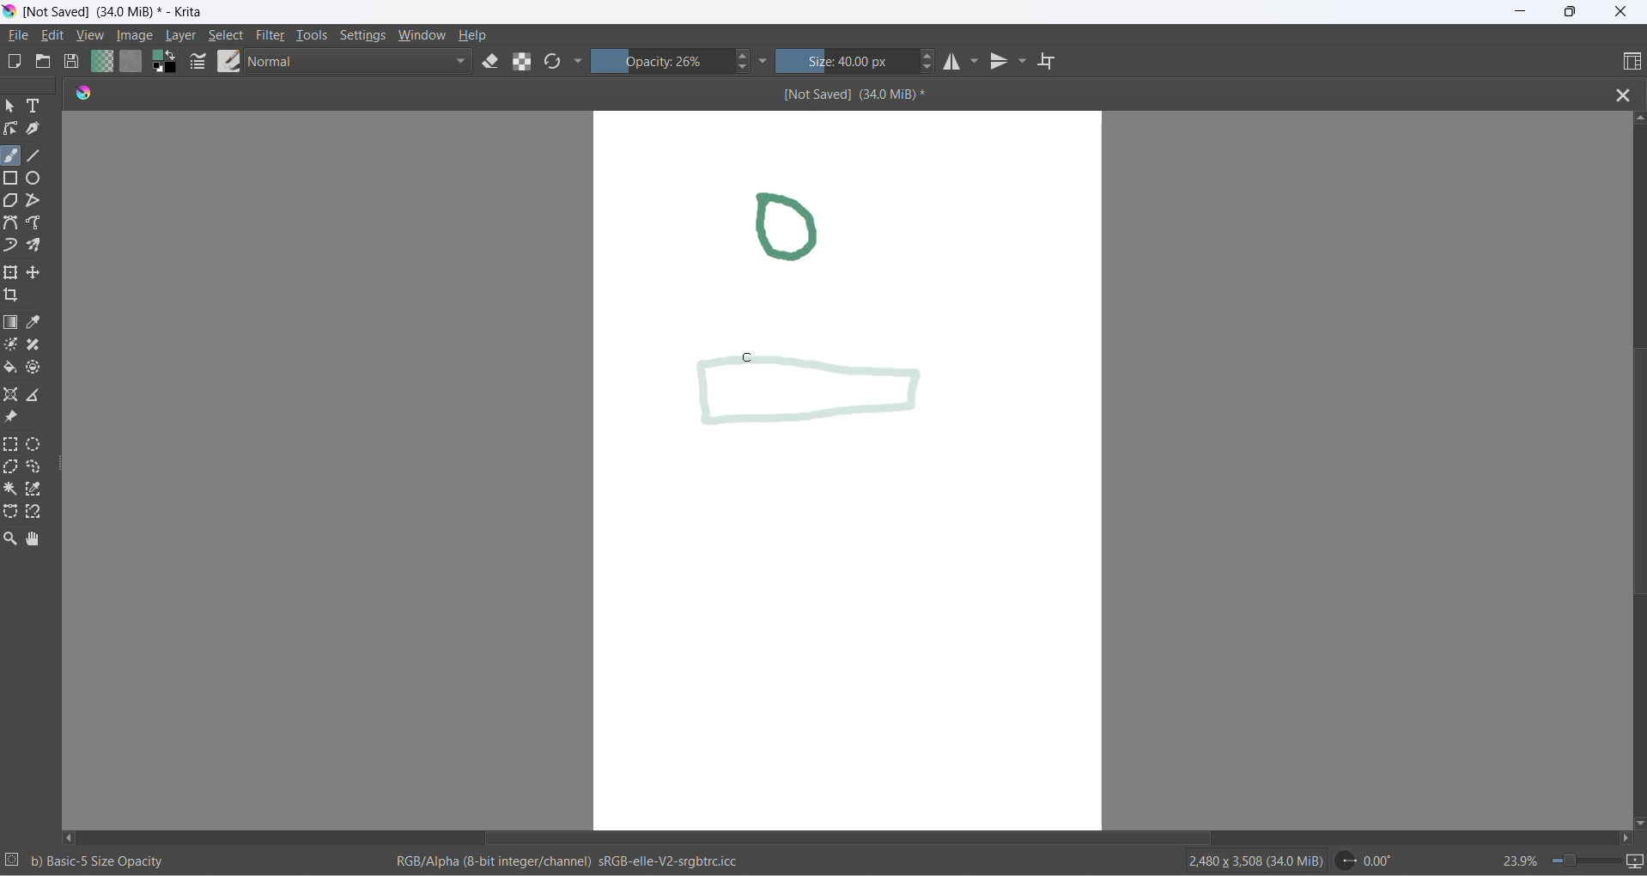  I want to click on close file, so click(1620, 94).